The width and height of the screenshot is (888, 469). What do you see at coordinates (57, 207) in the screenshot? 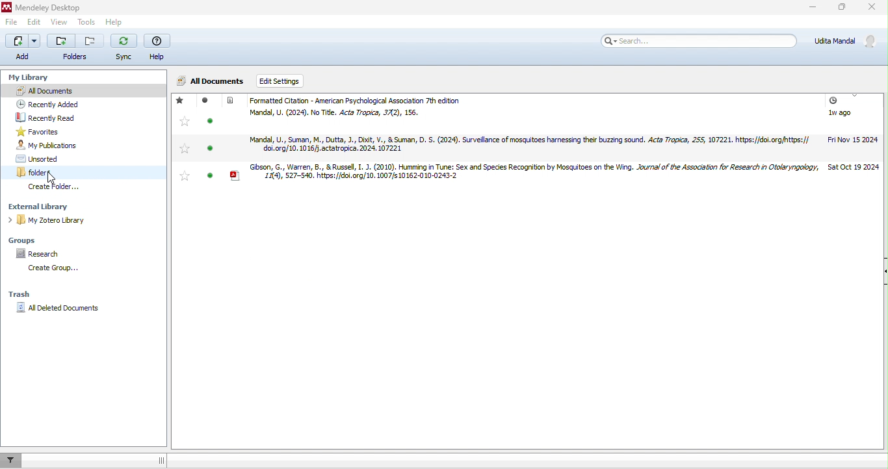
I see `external library` at bounding box center [57, 207].